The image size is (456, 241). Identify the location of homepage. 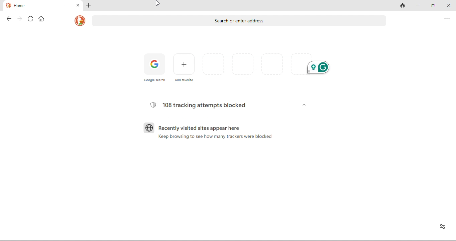
(79, 21).